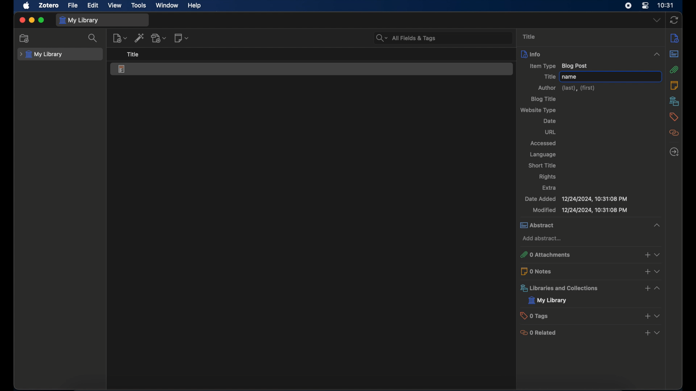 The width and height of the screenshot is (696, 391). I want to click on related, so click(675, 133).